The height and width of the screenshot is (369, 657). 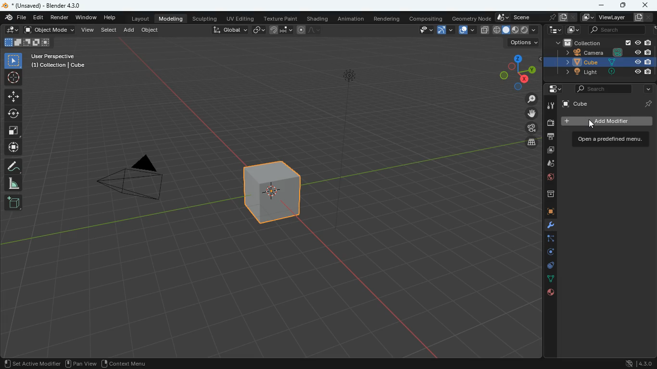 I want to click on zoom, so click(x=530, y=99).